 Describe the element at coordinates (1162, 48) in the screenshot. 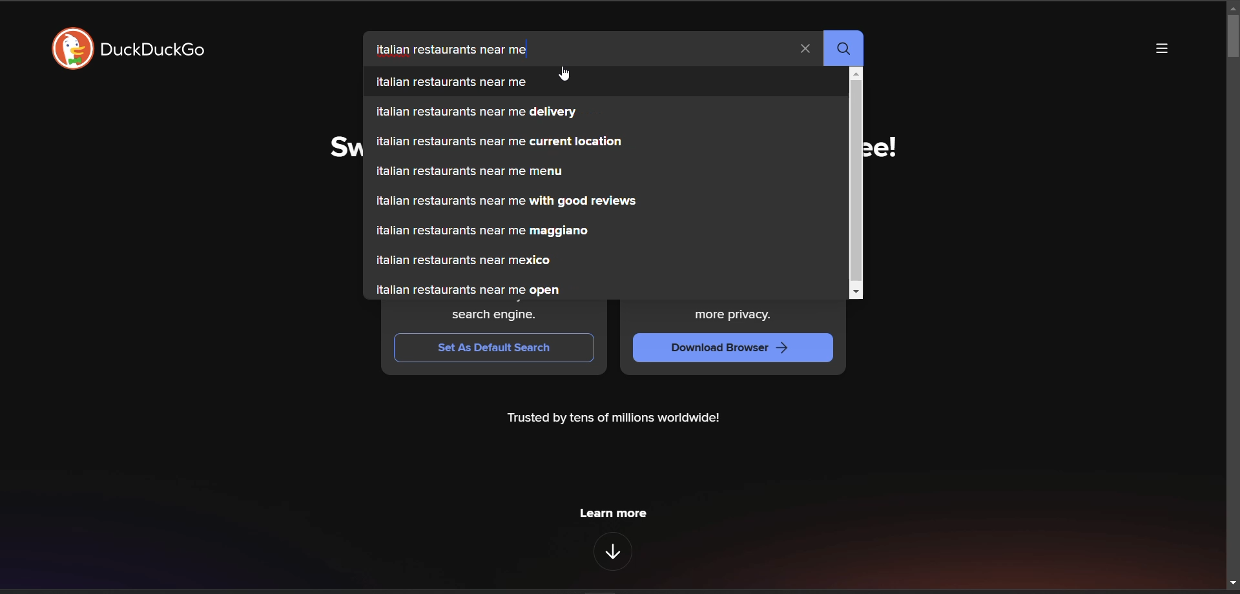

I see `more options` at that location.